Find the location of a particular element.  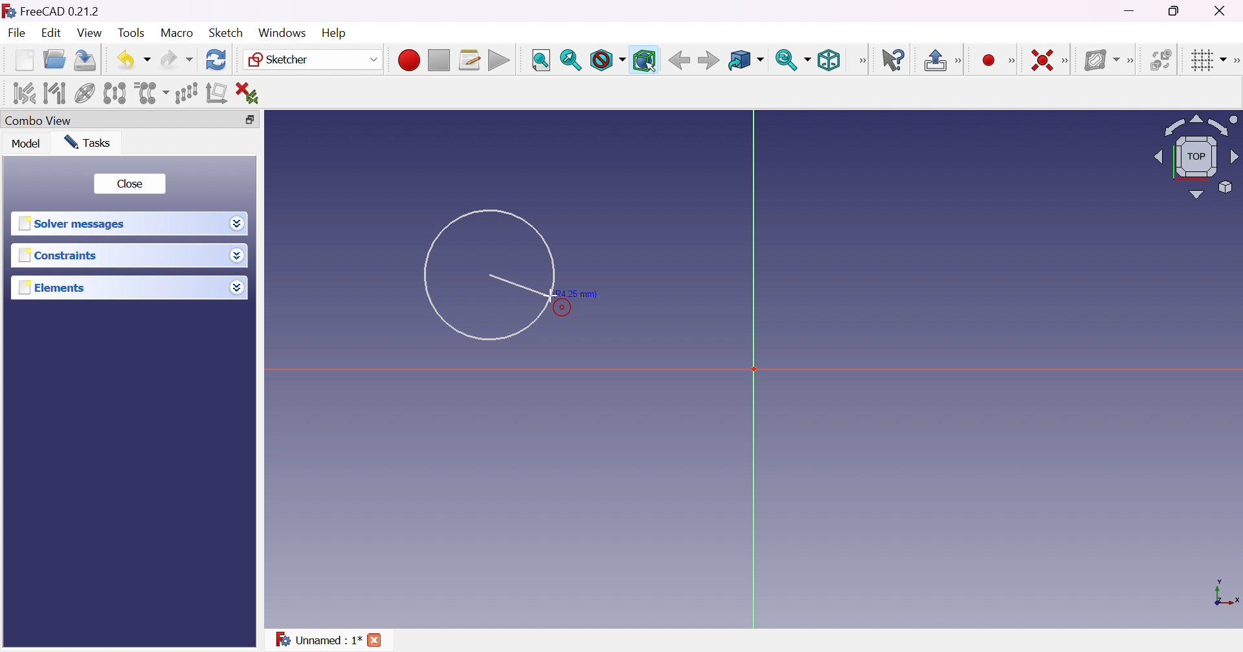

[Sketcher constraints] is located at coordinates (1067, 60).